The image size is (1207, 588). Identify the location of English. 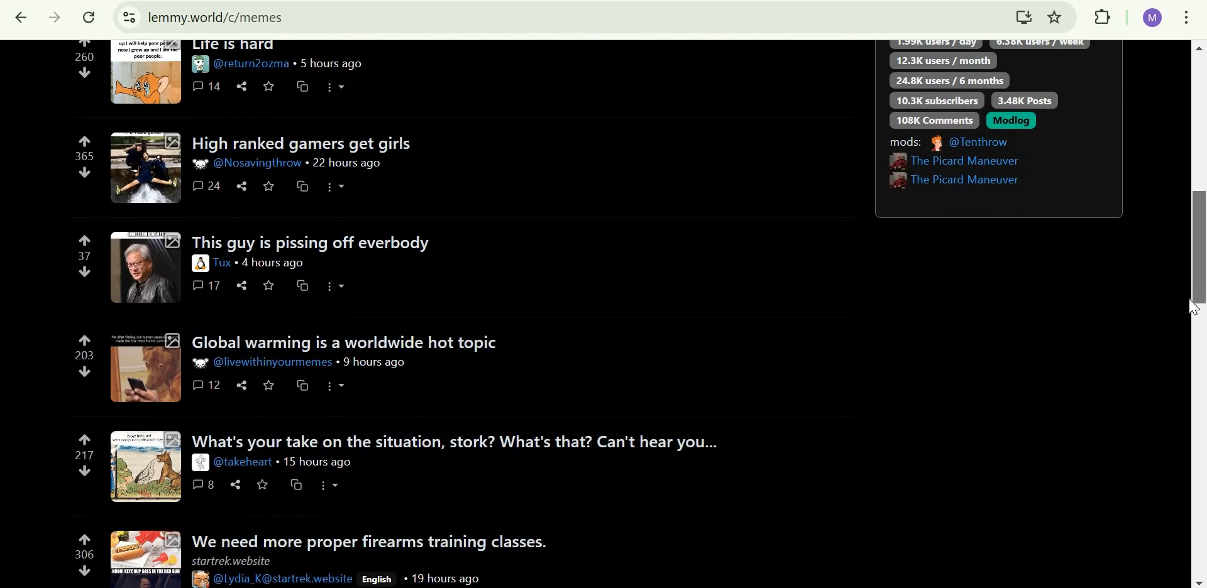
(376, 579).